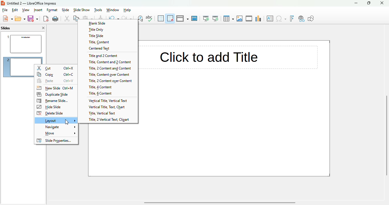 This screenshot has width=389, height=205. I want to click on close pane, so click(43, 28).